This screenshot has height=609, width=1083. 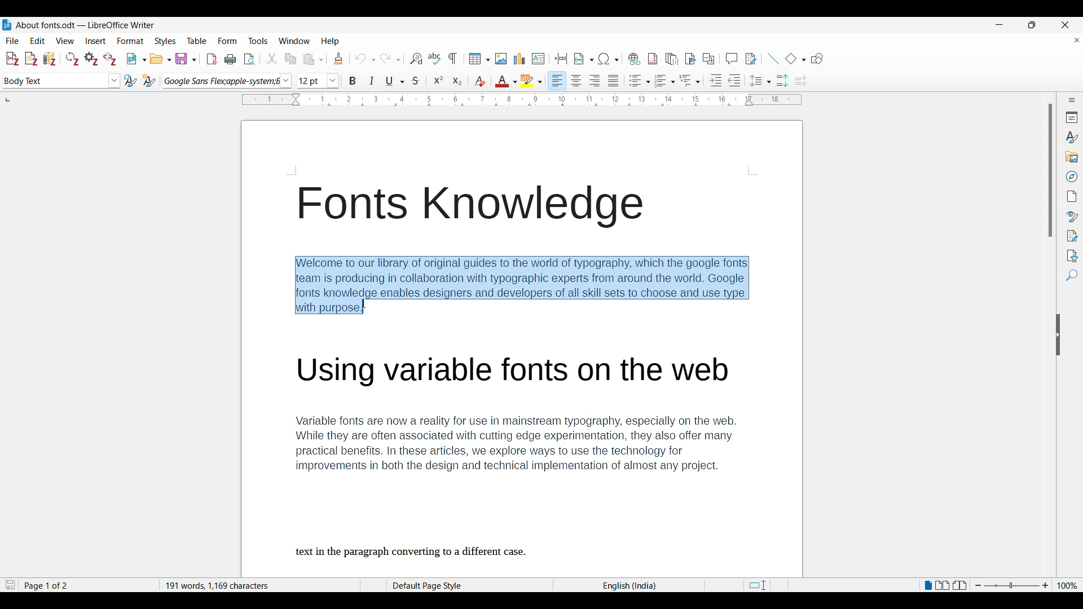 What do you see at coordinates (32, 59) in the screenshot?
I see `Add note` at bounding box center [32, 59].